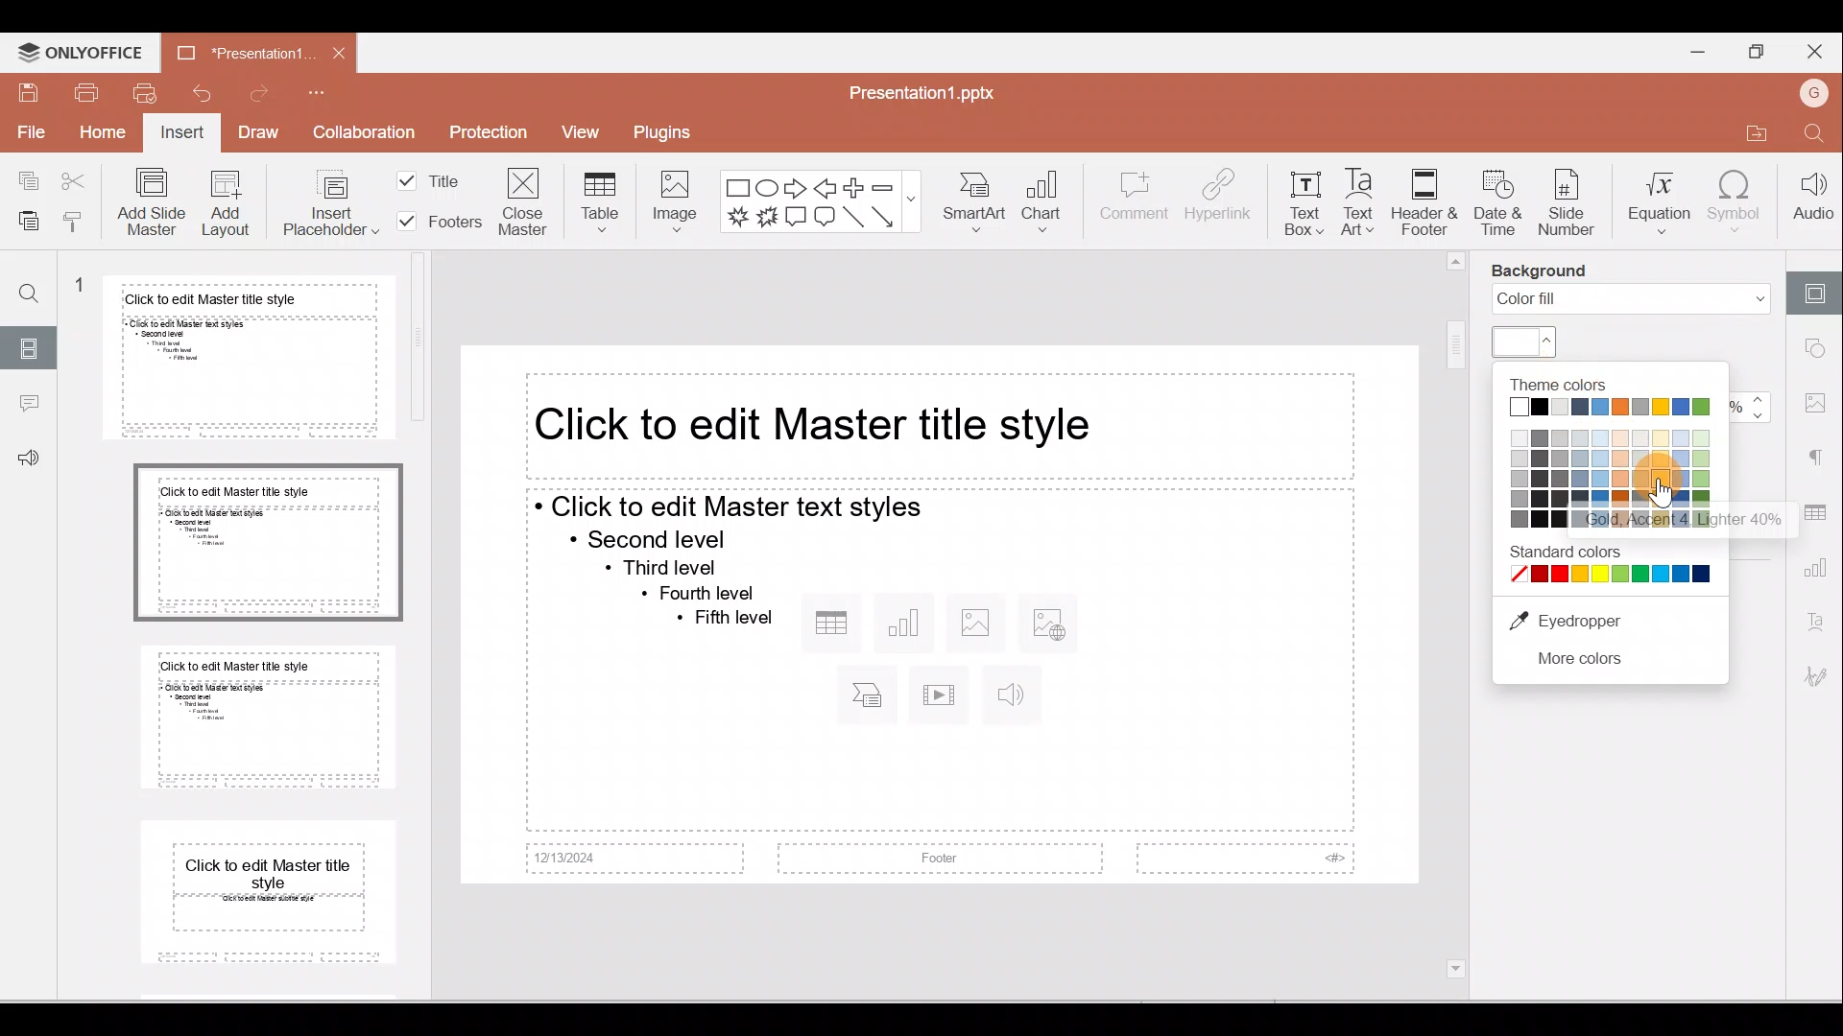 The width and height of the screenshot is (1843, 1036). Describe the element at coordinates (30, 459) in the screenshot. I see `Feedback & support` at that location.